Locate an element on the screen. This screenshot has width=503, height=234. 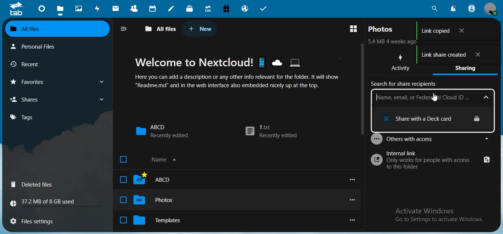
contacts is located at coordinates (136, 9).